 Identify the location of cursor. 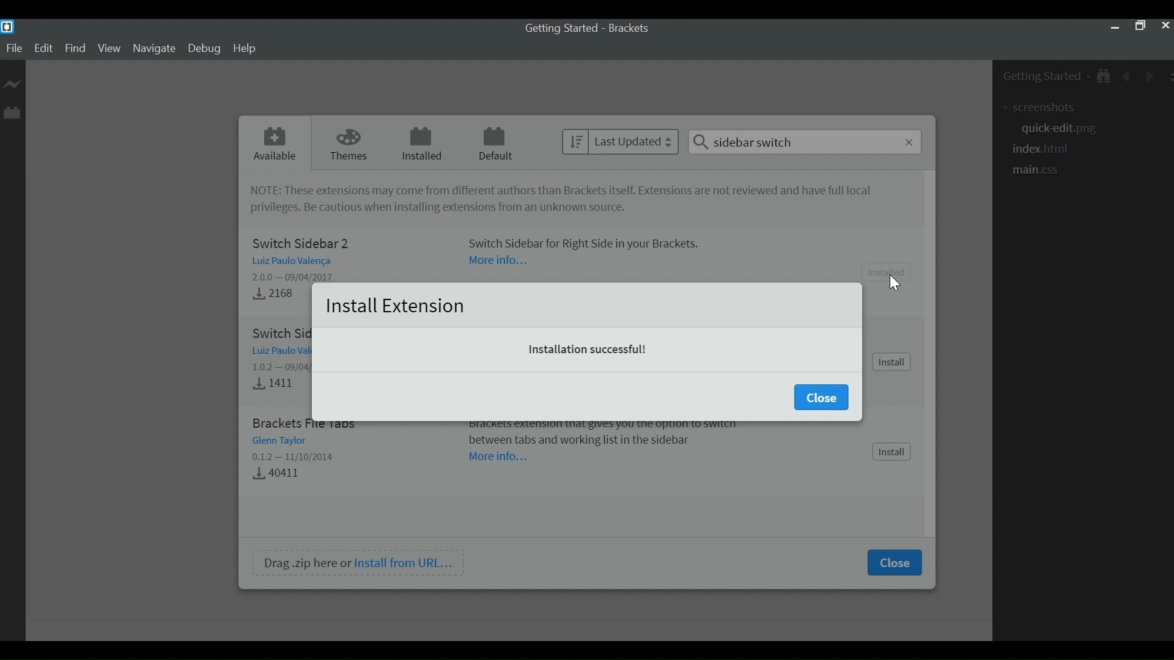
(896, 283).